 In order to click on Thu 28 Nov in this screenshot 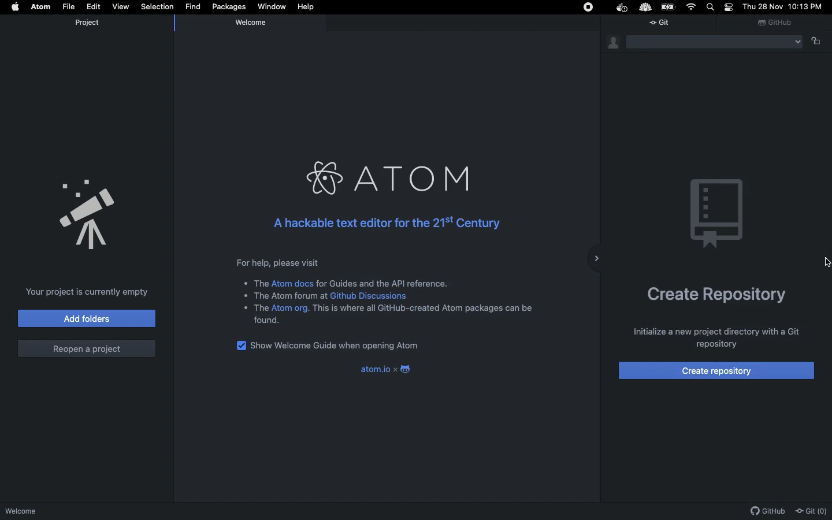, I will do `click(762, 7)`.